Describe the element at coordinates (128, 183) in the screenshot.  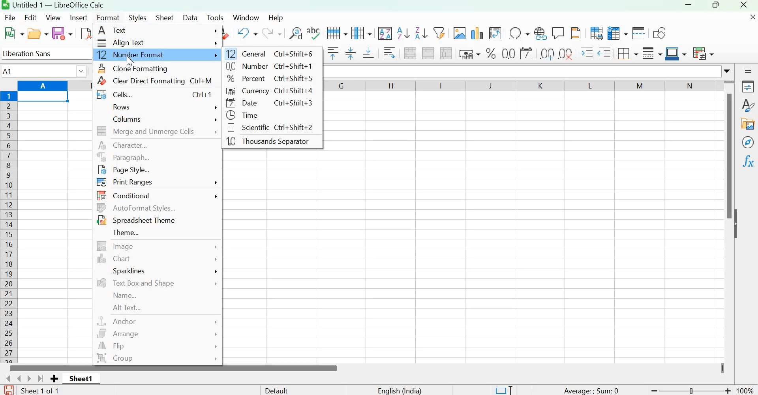
I see `Print Ranges` at that location.